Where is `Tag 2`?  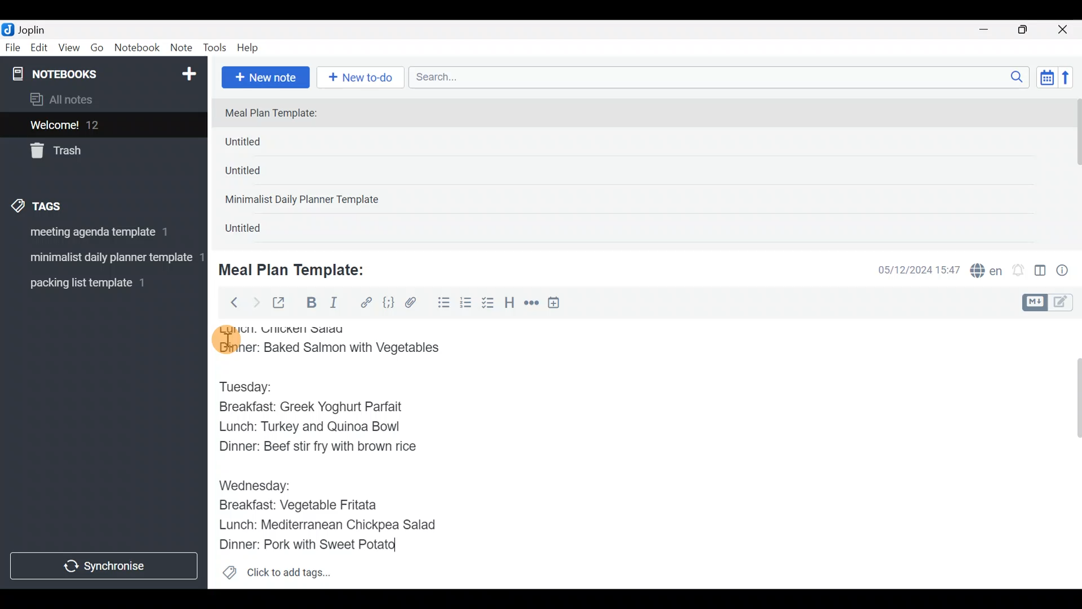 Tag 2 is located at coordinates (103, 259).